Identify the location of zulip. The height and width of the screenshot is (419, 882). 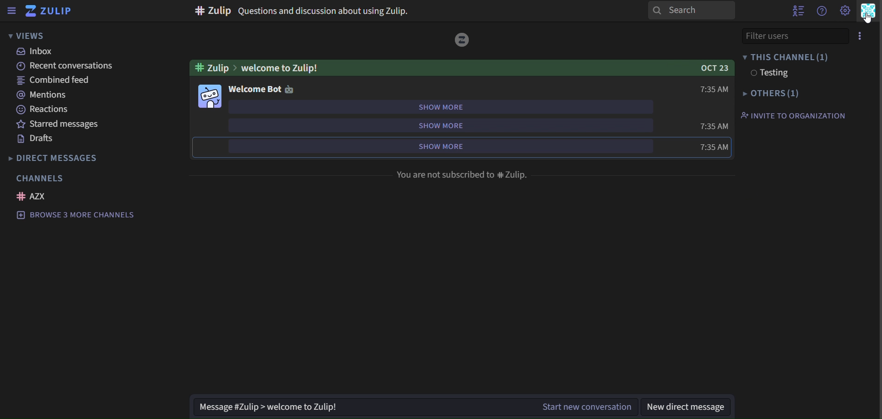
(50, 11).